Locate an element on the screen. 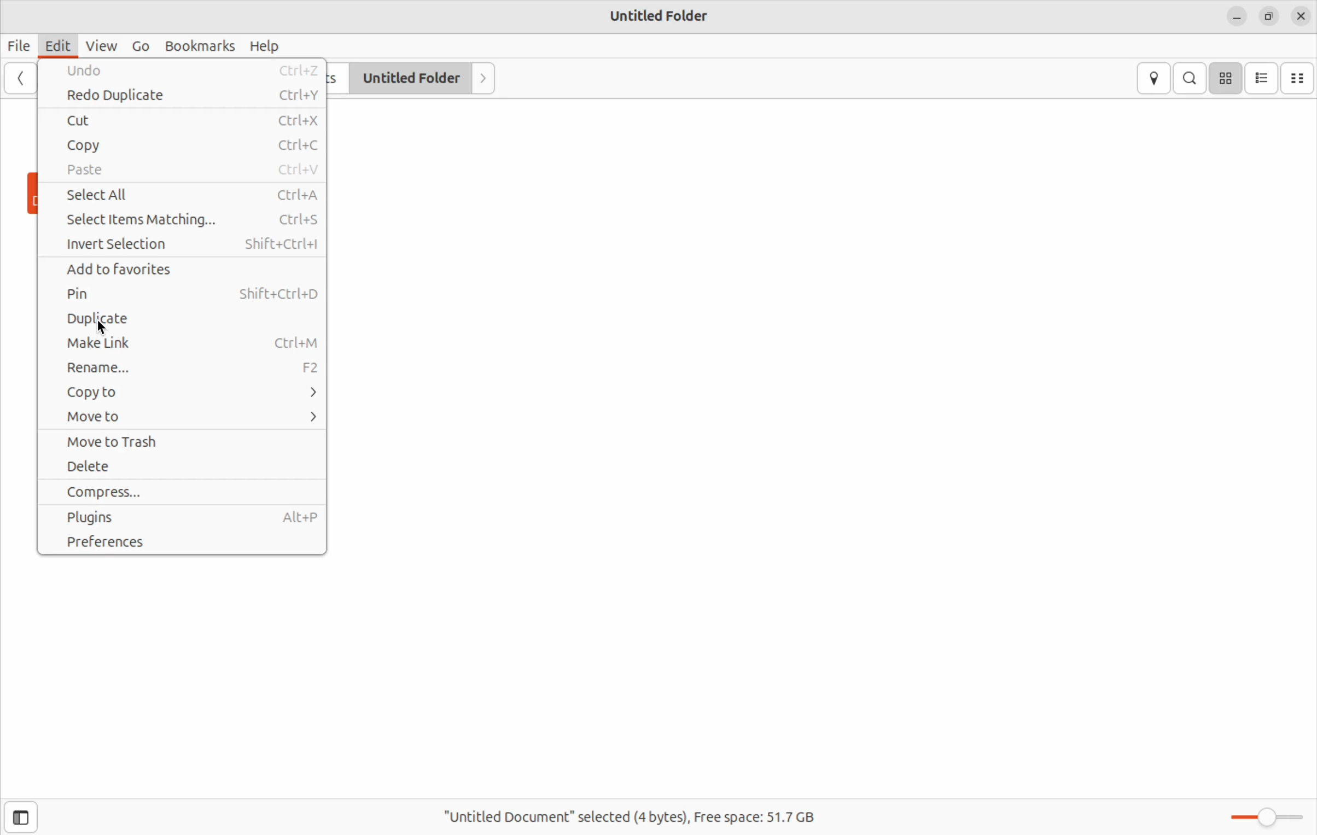  Select Items Matching... is located at coordinates (180, 221).